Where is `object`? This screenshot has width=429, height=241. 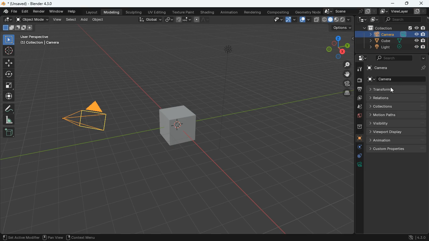
object is located at coordinates (97, 20).